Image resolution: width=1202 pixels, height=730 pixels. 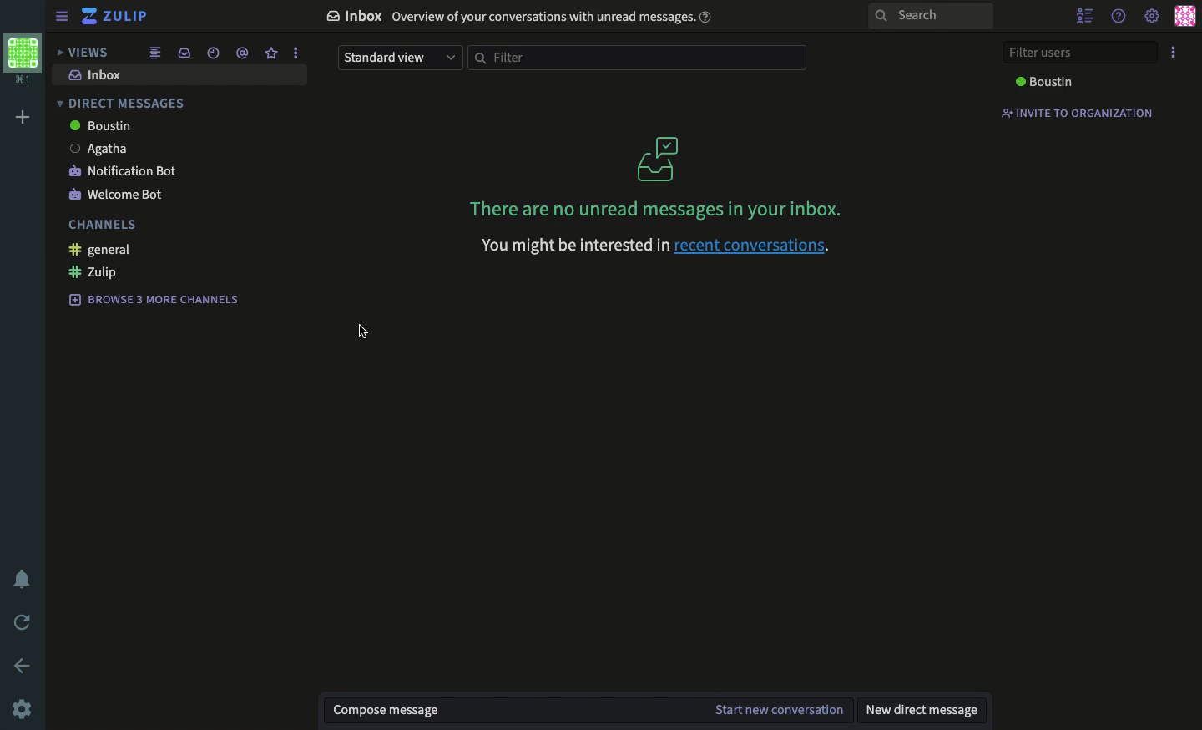 What do you see at coordinates (23, 707) in the screenshot?
I see `settings` at bounding box center [23, 707].